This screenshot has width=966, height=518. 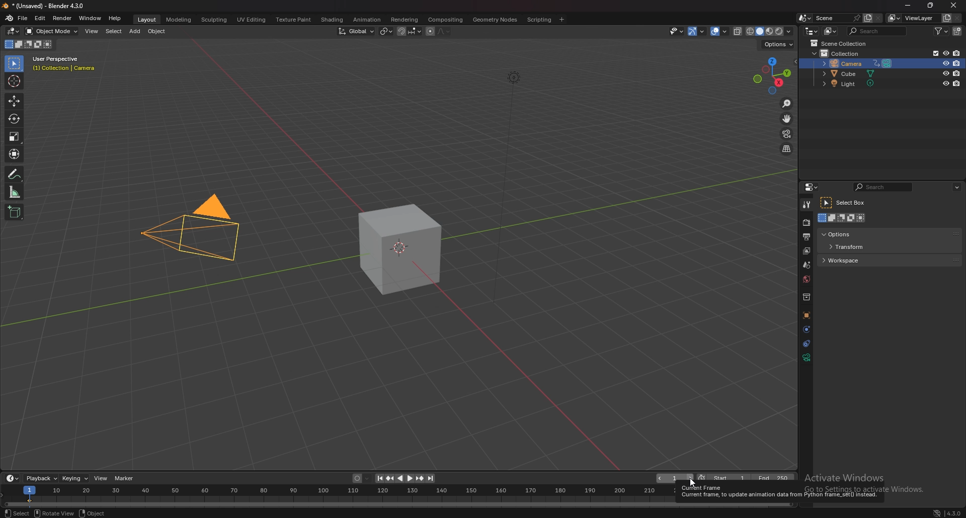 I want to click on render, so click(x=62, y=18).